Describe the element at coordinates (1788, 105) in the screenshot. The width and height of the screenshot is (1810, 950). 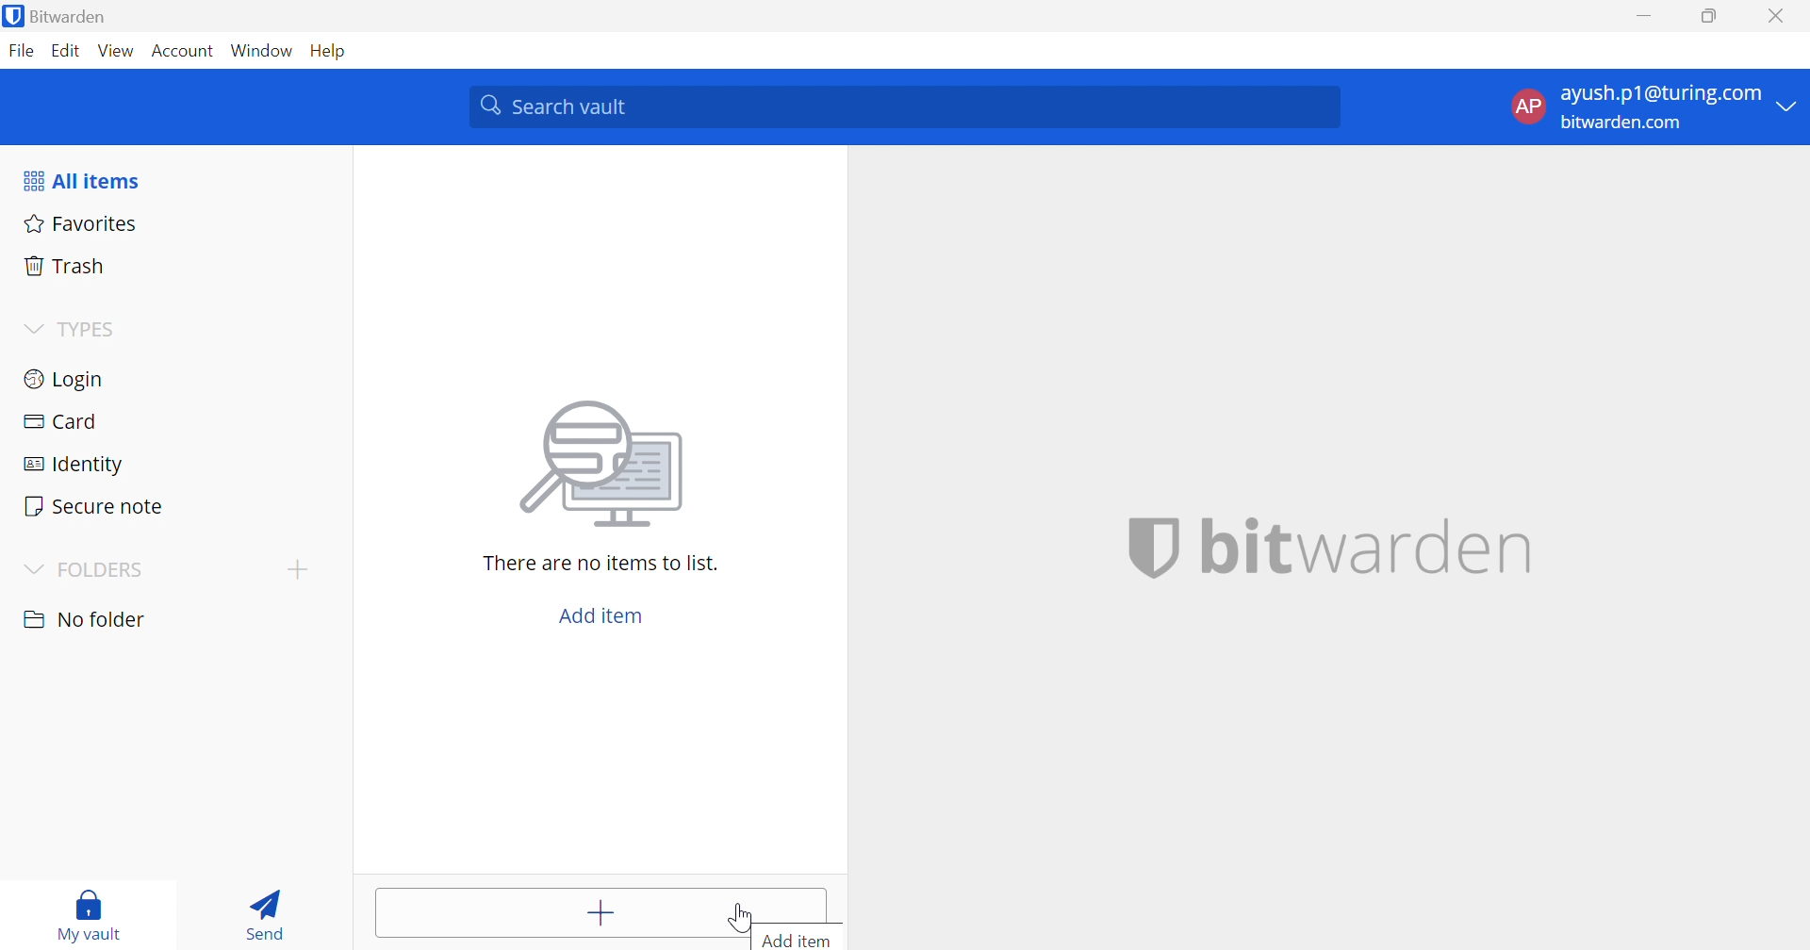
I see `Drop Down` at that location.